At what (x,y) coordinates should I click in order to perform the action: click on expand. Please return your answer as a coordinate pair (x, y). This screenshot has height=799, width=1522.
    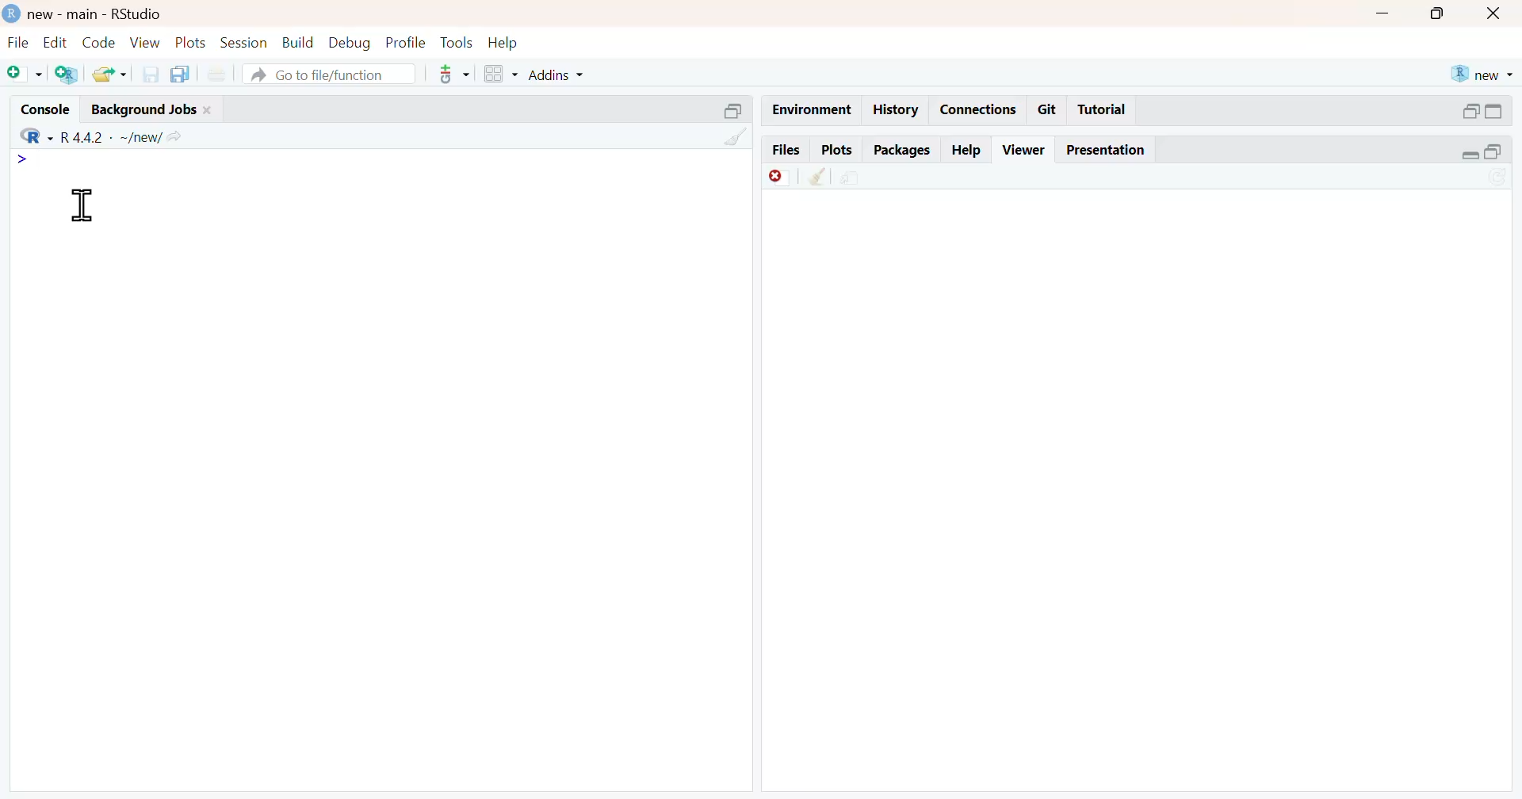
    Looking at the image, I should click on (1469, 113).